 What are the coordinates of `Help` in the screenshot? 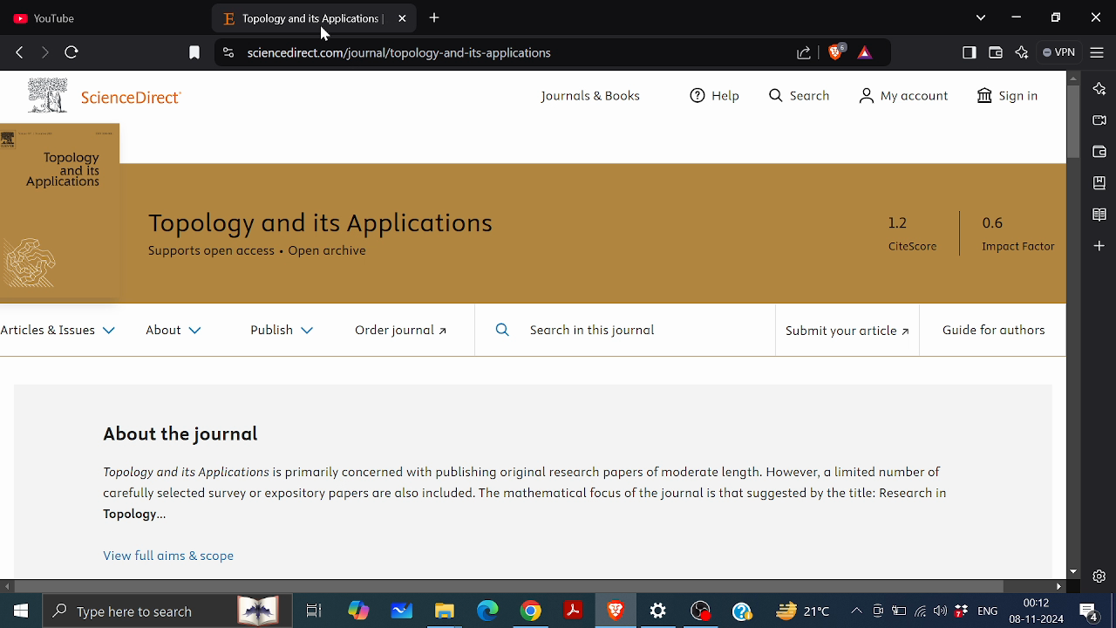 It's located at (742, 611).